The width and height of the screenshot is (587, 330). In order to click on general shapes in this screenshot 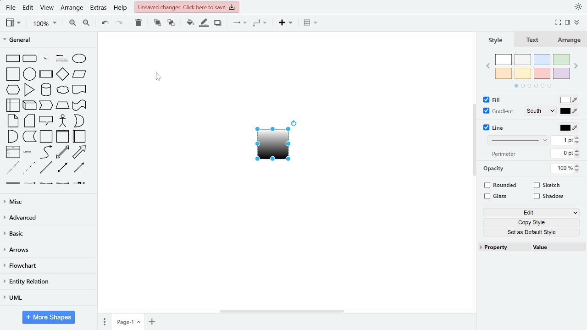, I will do `click(29, 121)`.